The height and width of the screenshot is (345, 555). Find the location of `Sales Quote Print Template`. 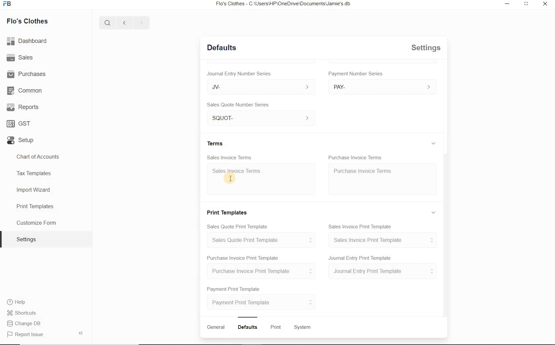

Sales Quote Print Template is located at coordinates (239, 226).